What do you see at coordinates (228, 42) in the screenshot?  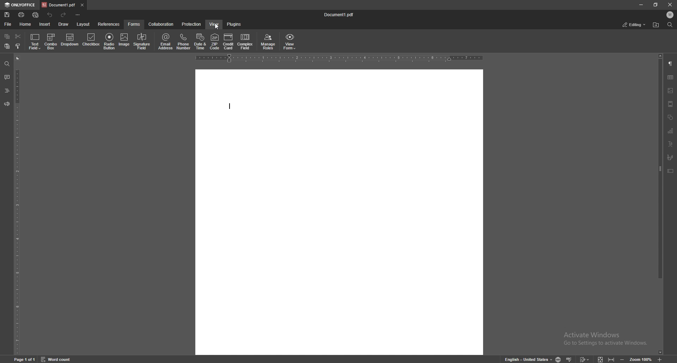 I see `credit card` at bounding box center [228, 42].